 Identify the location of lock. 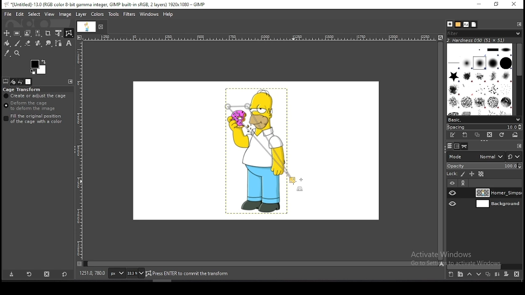
(451, 174).